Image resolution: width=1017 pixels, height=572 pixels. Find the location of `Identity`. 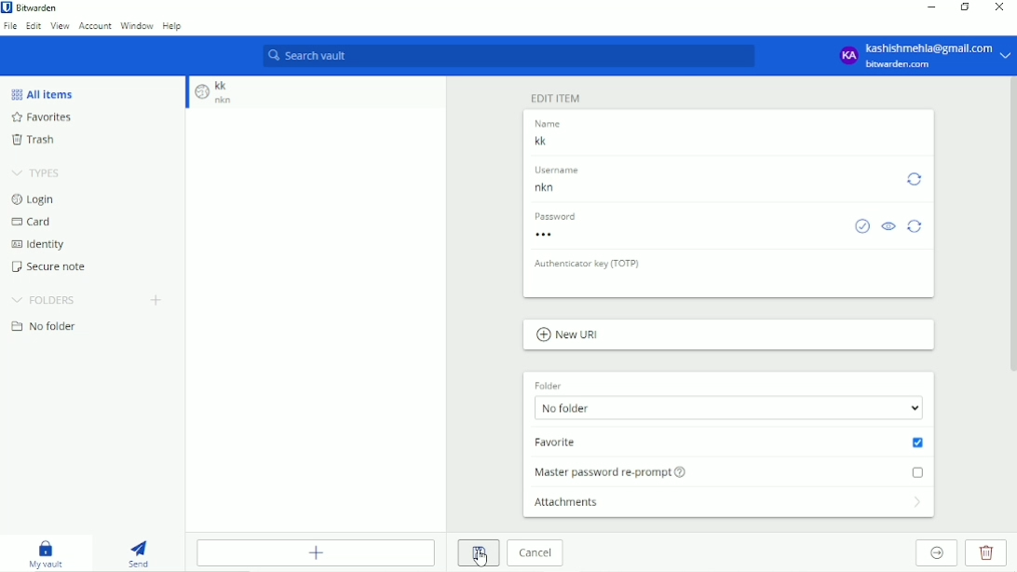

Identity is located at coordinates (37, 244).